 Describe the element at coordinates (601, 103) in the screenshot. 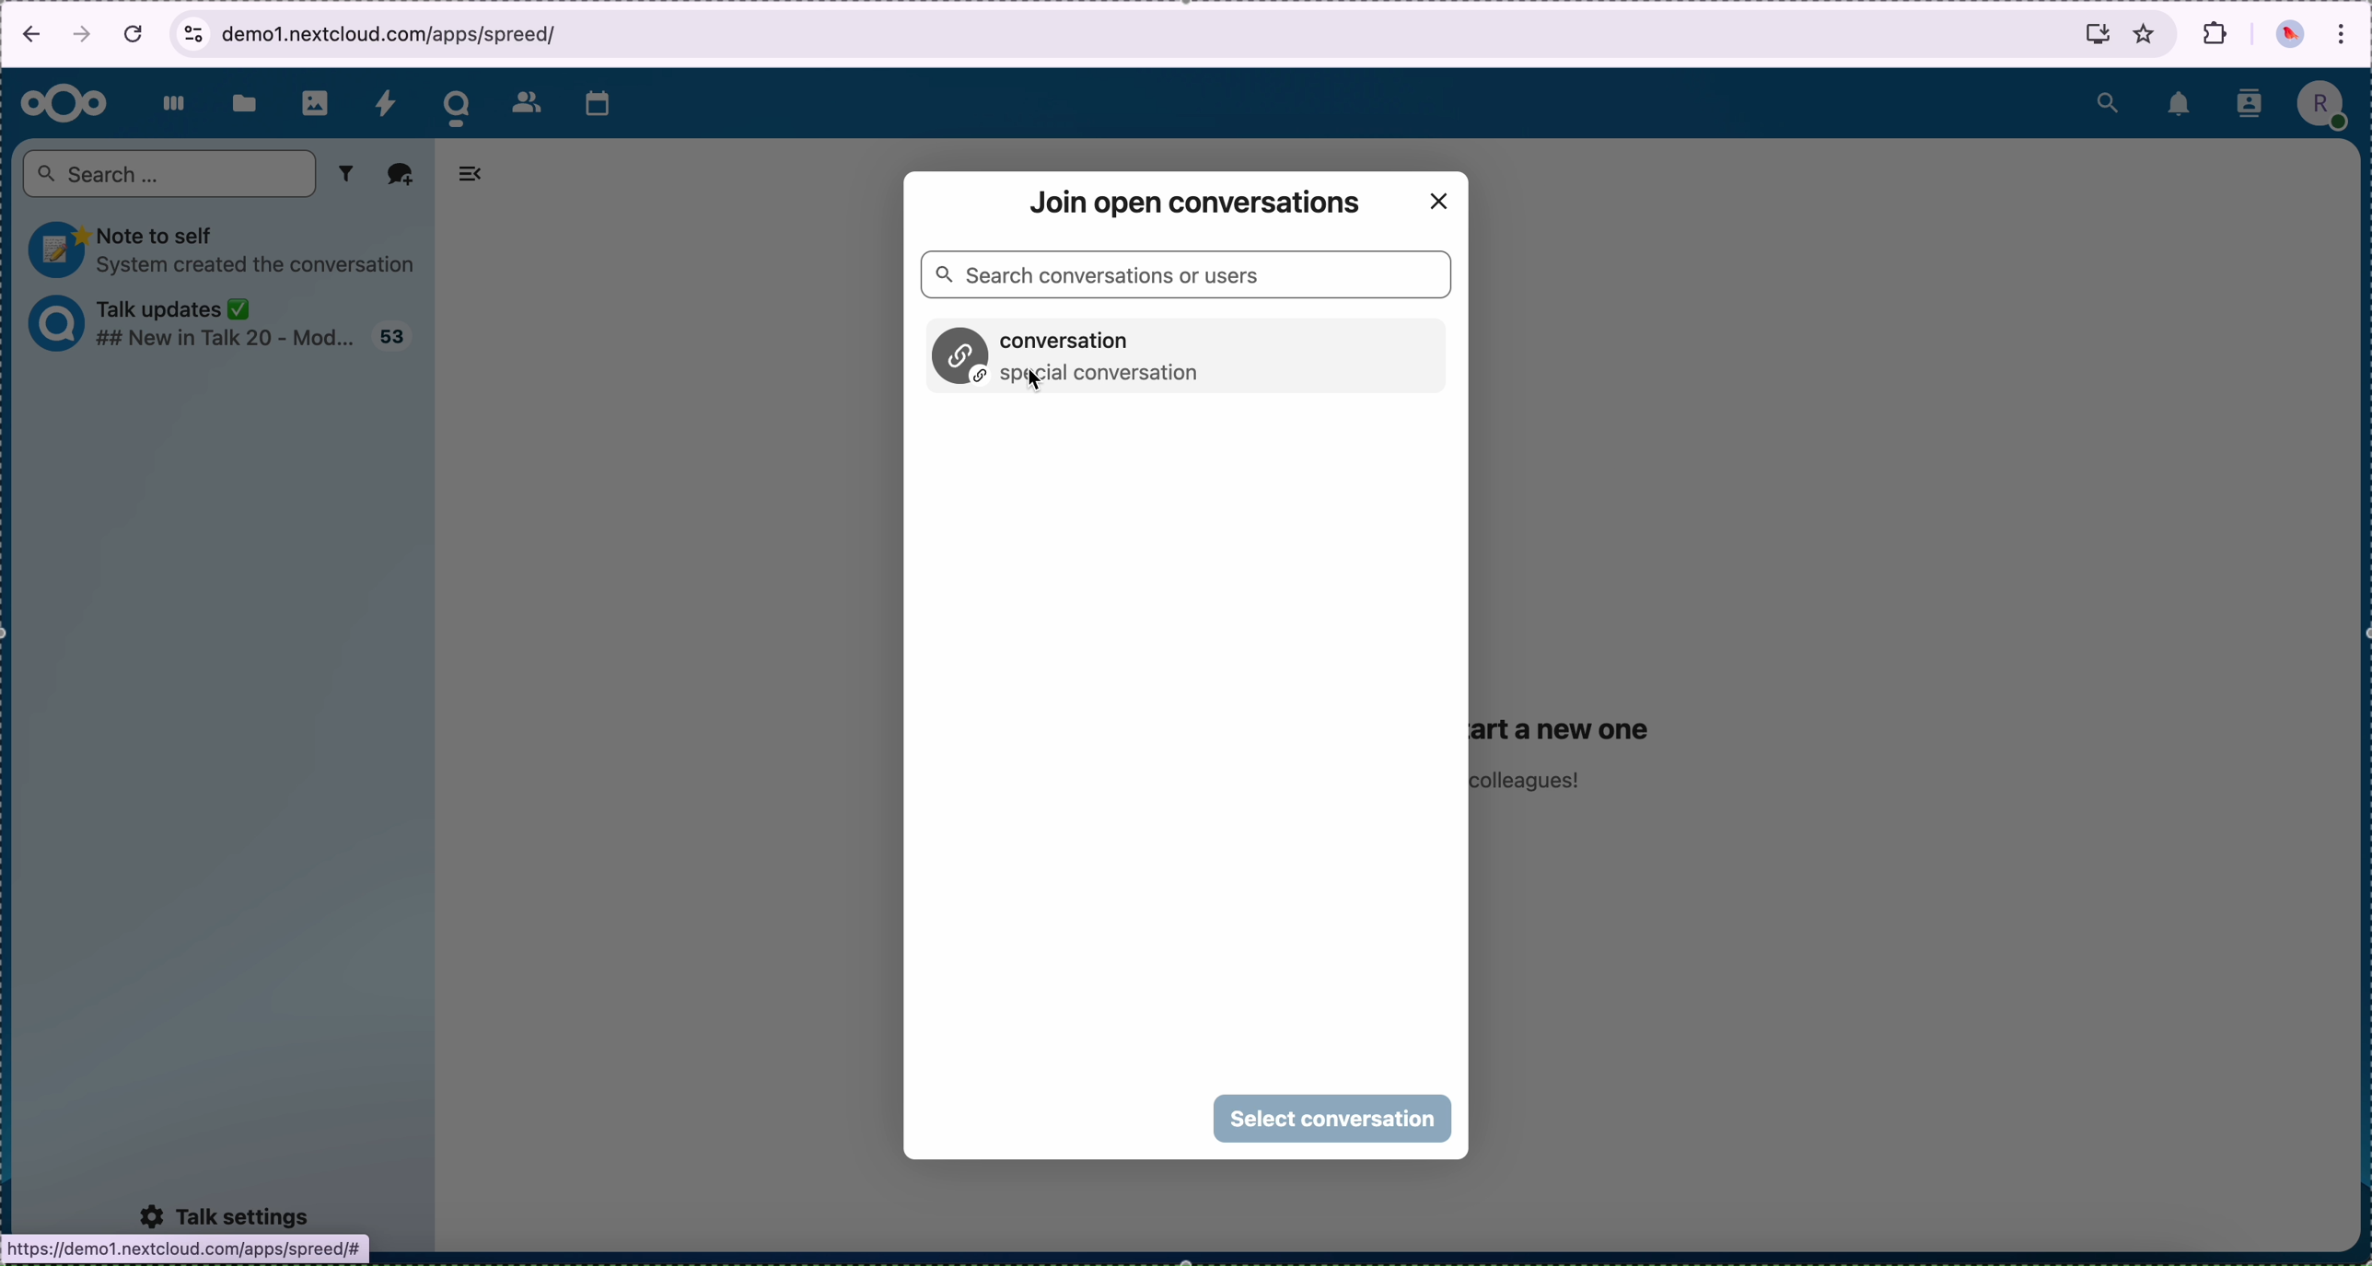

I see `calendar` at that location.